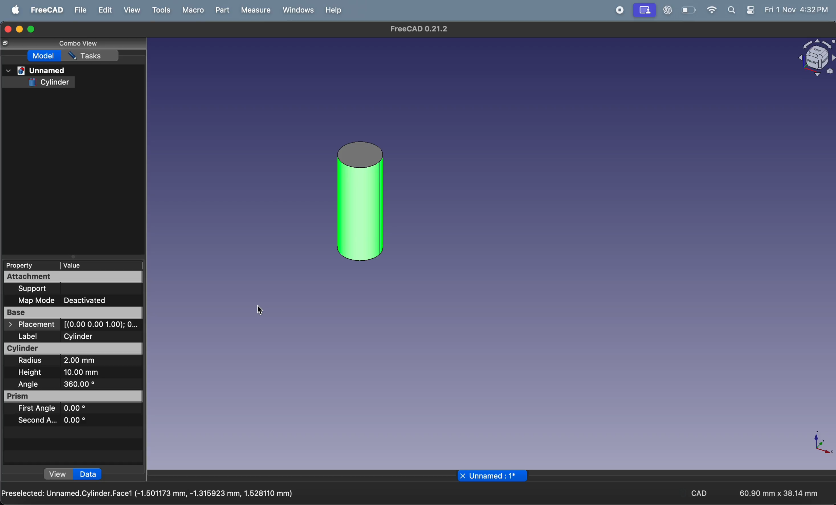 This screenshot has height=505, width=836. I want to click on 60.90 mm x 38.14 mm, so click(779, 493).